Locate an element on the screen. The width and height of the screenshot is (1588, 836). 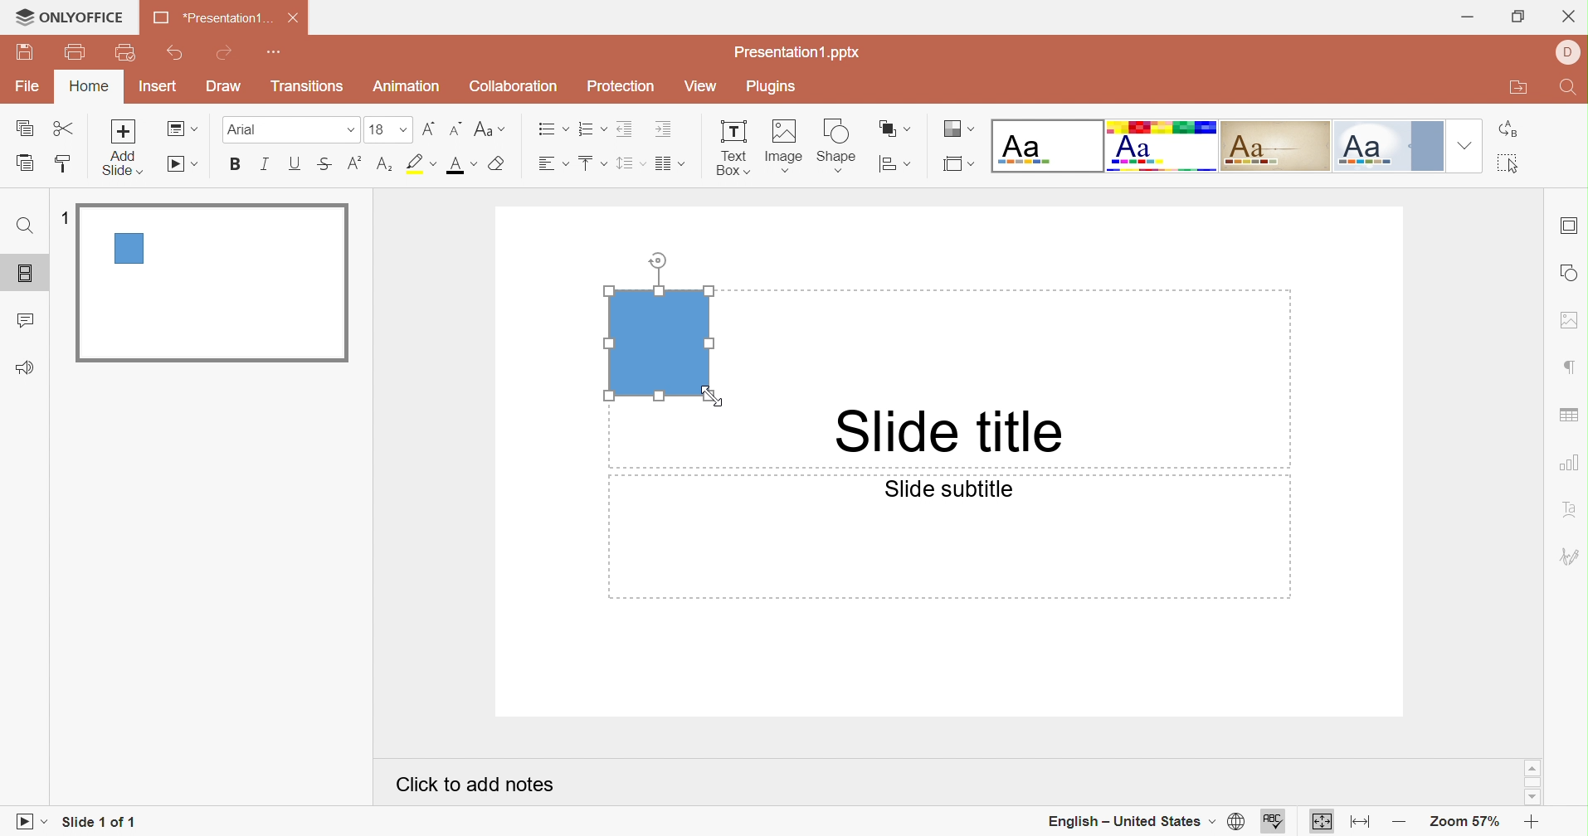
Numbering is located at coordinates (592, 129).